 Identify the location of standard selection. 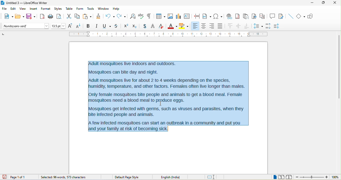
(211, 177).